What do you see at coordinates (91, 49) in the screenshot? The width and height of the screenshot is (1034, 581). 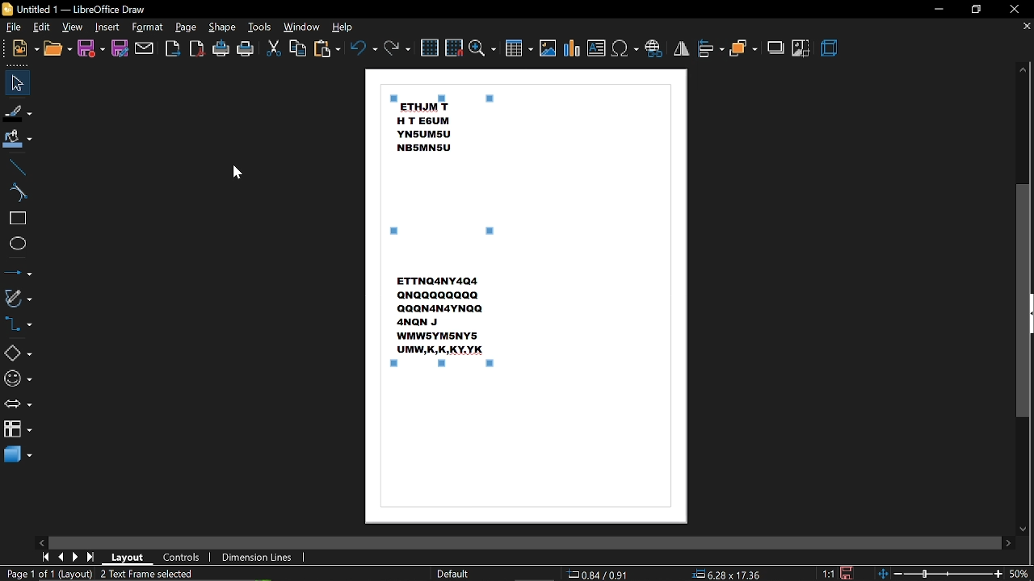 I see `save ` at bounding box center [91, 49].